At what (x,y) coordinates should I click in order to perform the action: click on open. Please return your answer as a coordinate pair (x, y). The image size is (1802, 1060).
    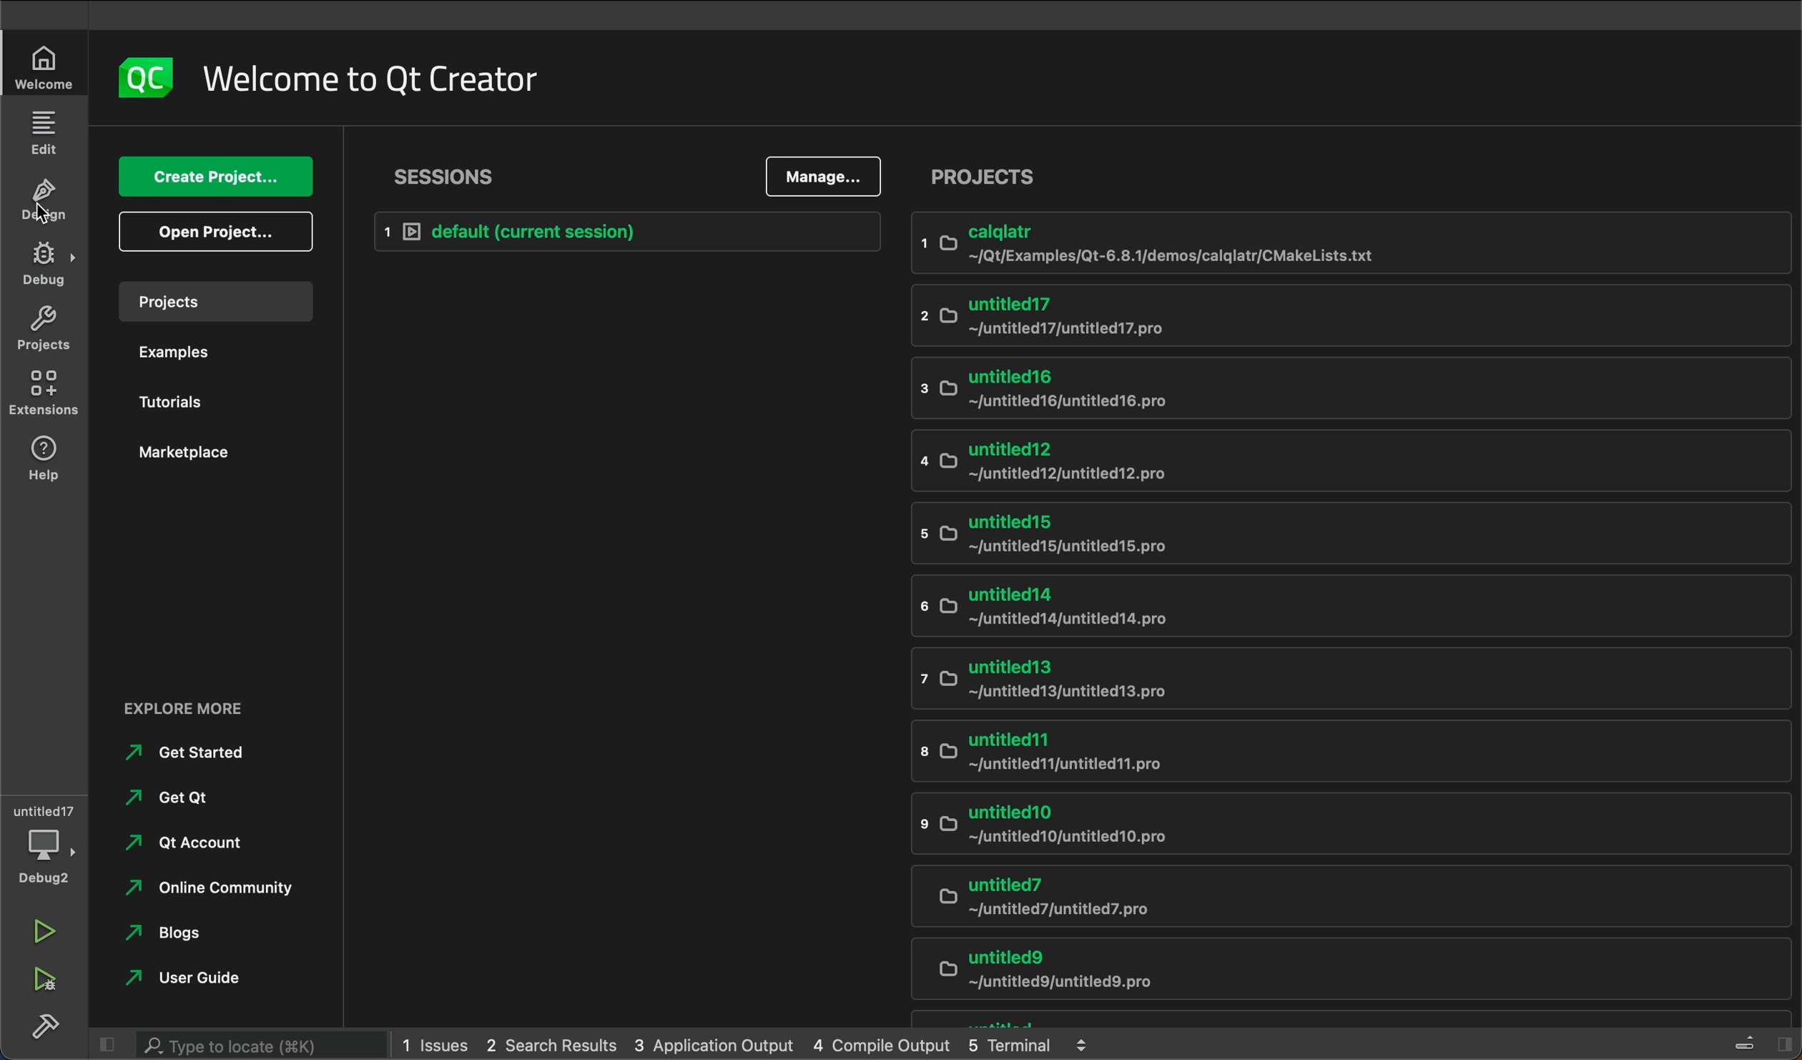
    Looking at the image, I should click on (215, 230).